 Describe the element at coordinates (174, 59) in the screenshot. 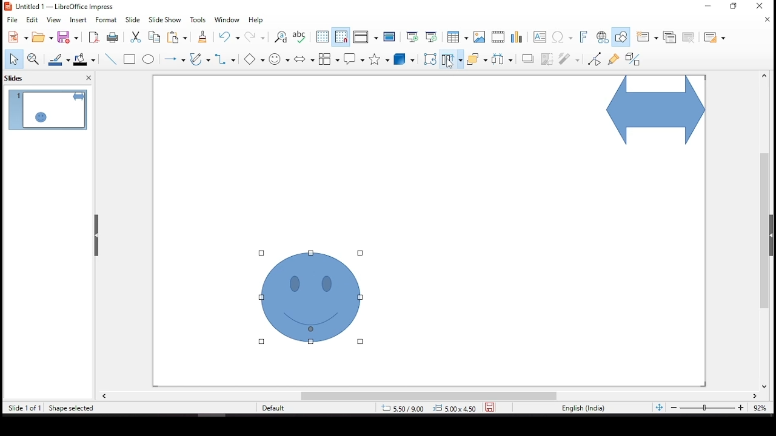

I see `lines and arrows` at that location.